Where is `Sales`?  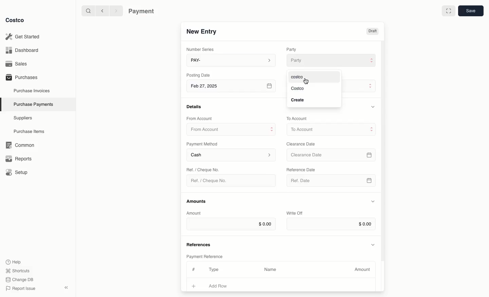
Sales is located at coordinates (19, 64).